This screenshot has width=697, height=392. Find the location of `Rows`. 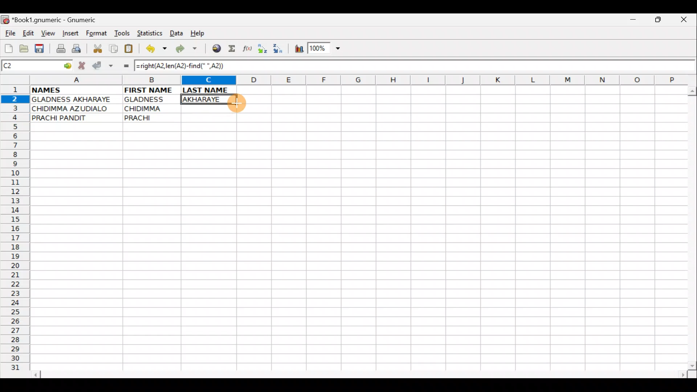

Rows is located at coordinates (15, 231).